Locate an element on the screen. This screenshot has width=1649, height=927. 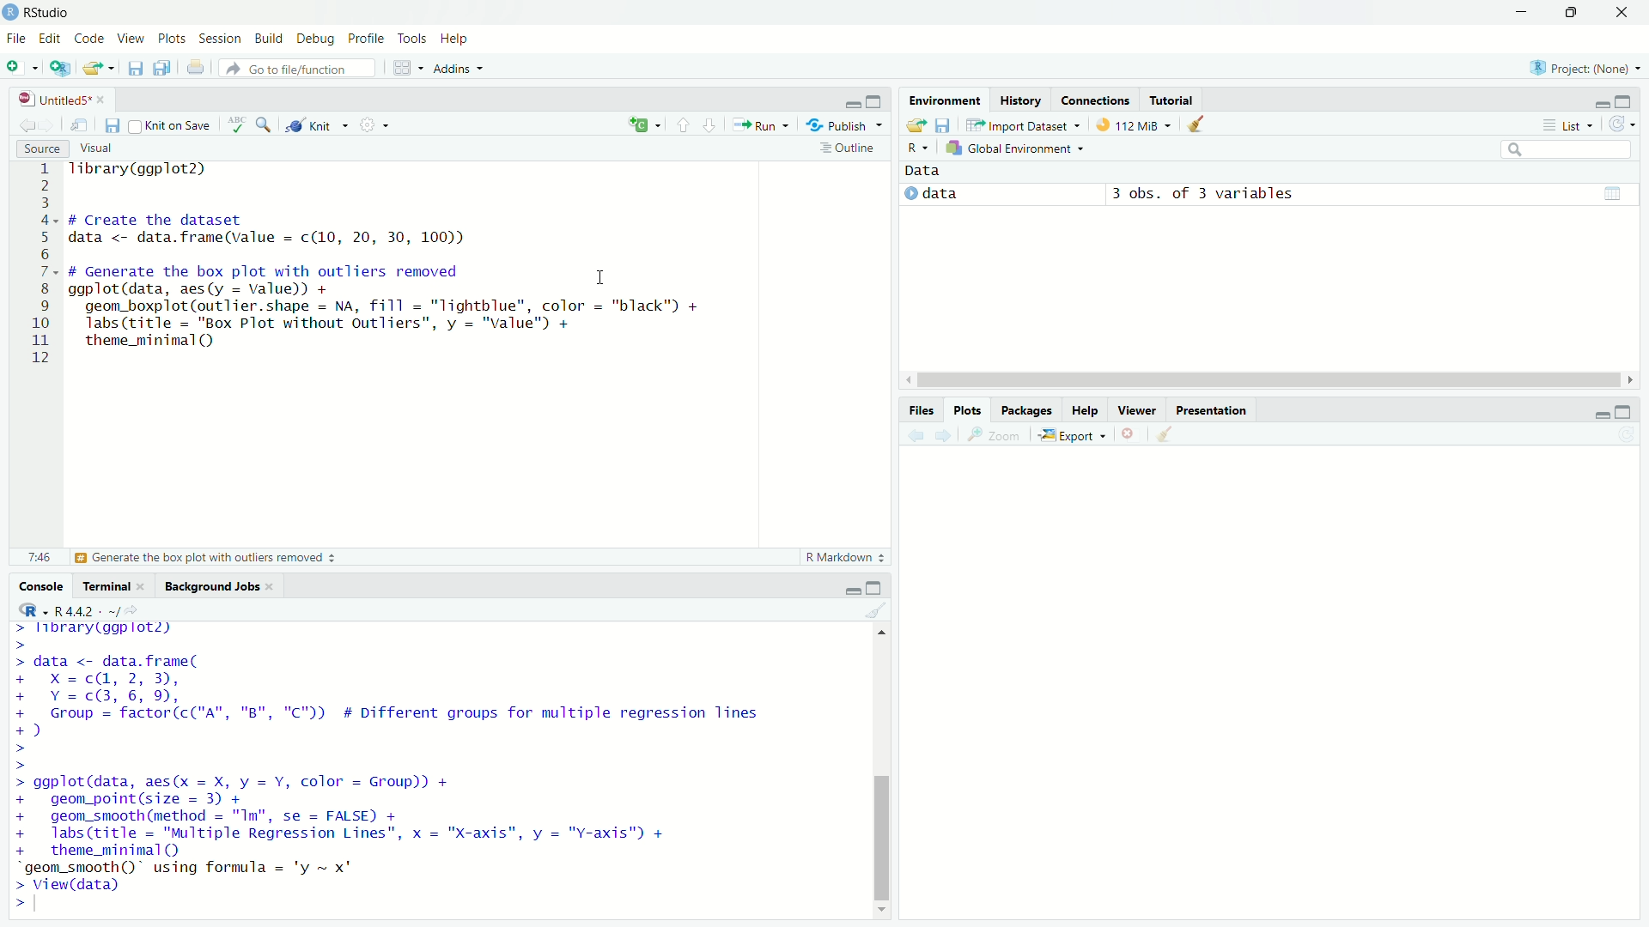
Presentation is located at coordinates (1211, 408).